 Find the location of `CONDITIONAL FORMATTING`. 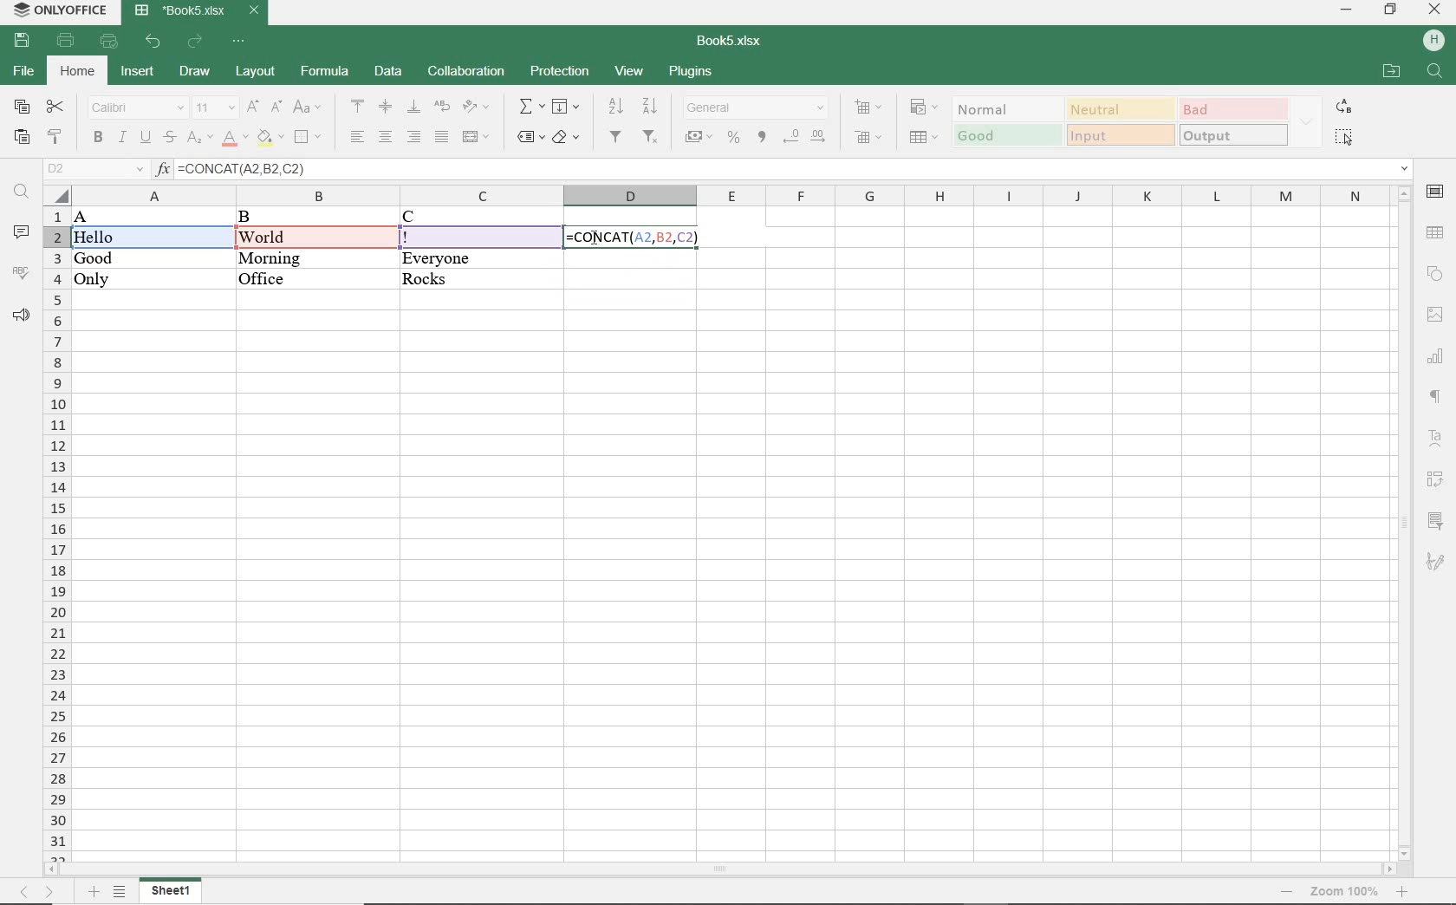

CONDITIONAL FORMATTING is located at coordinates (925, 107).